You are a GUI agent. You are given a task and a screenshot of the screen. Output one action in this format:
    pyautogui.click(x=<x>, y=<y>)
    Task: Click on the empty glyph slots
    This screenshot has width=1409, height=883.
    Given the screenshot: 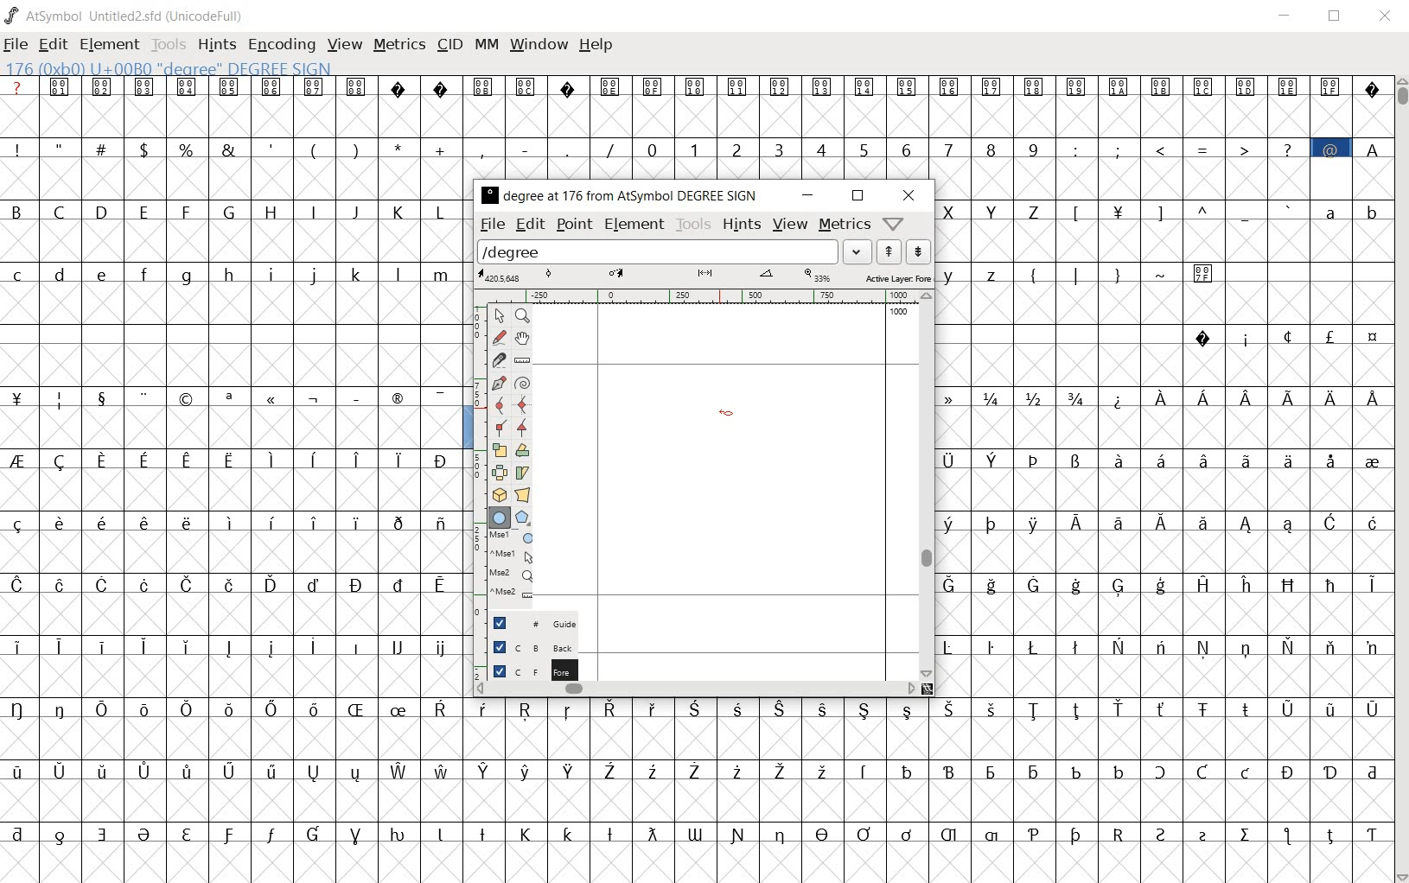 What is the action you would take?
    pyautogui.click(x=236, y=365)
    